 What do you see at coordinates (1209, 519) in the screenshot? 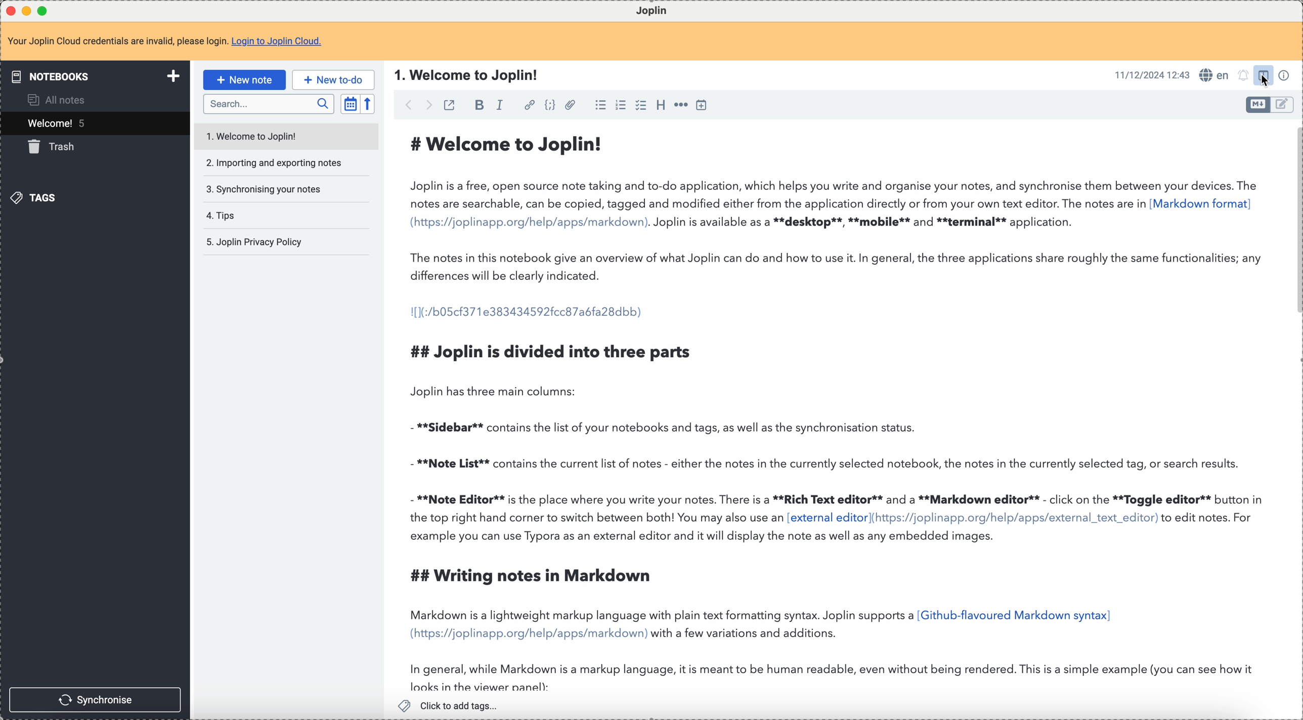
I see `to edit notes. For` at bounding box center [1209, 519].